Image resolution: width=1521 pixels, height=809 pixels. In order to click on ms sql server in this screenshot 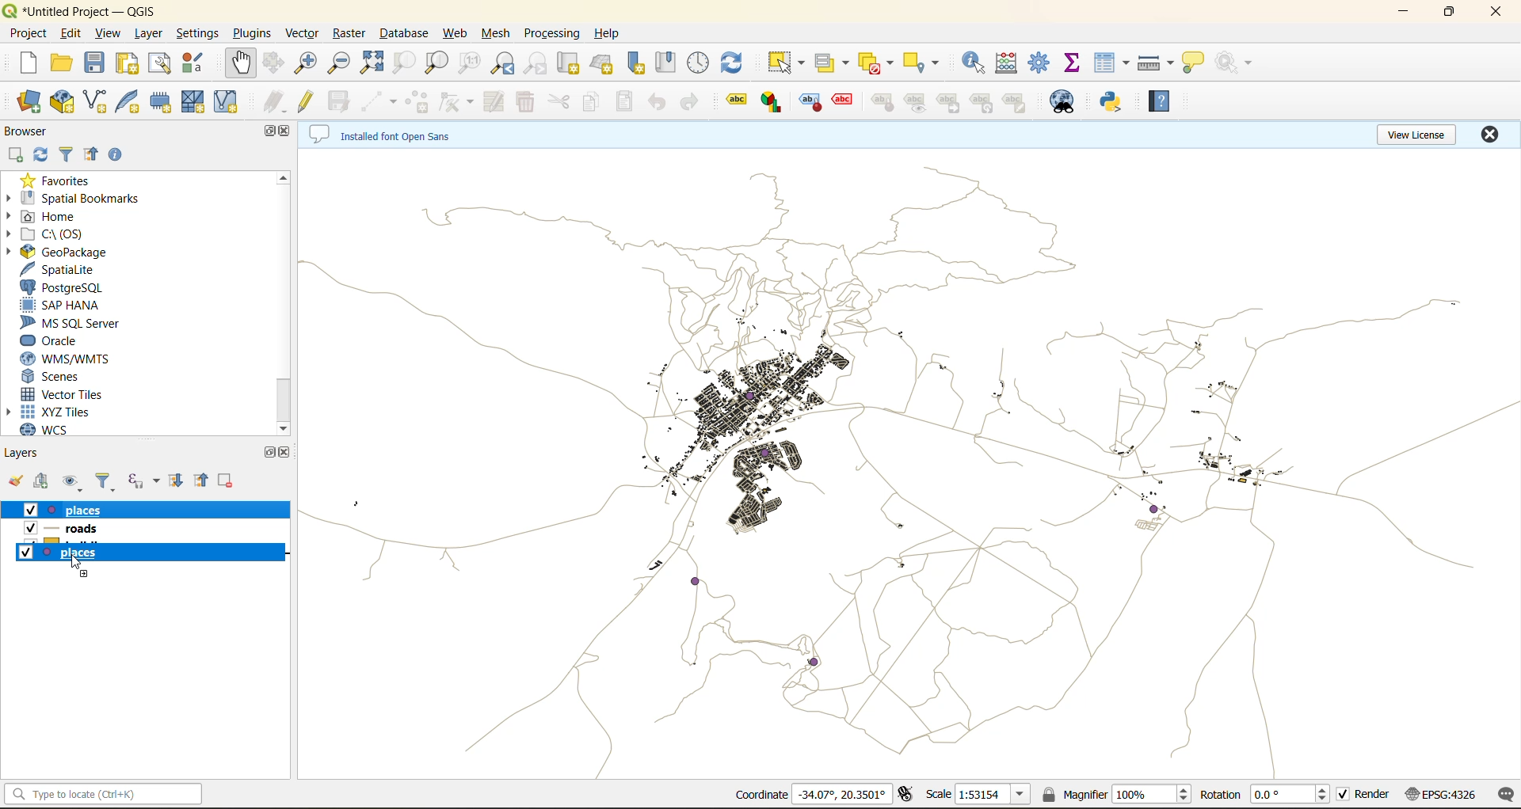, I will do `click(74, 323)`.